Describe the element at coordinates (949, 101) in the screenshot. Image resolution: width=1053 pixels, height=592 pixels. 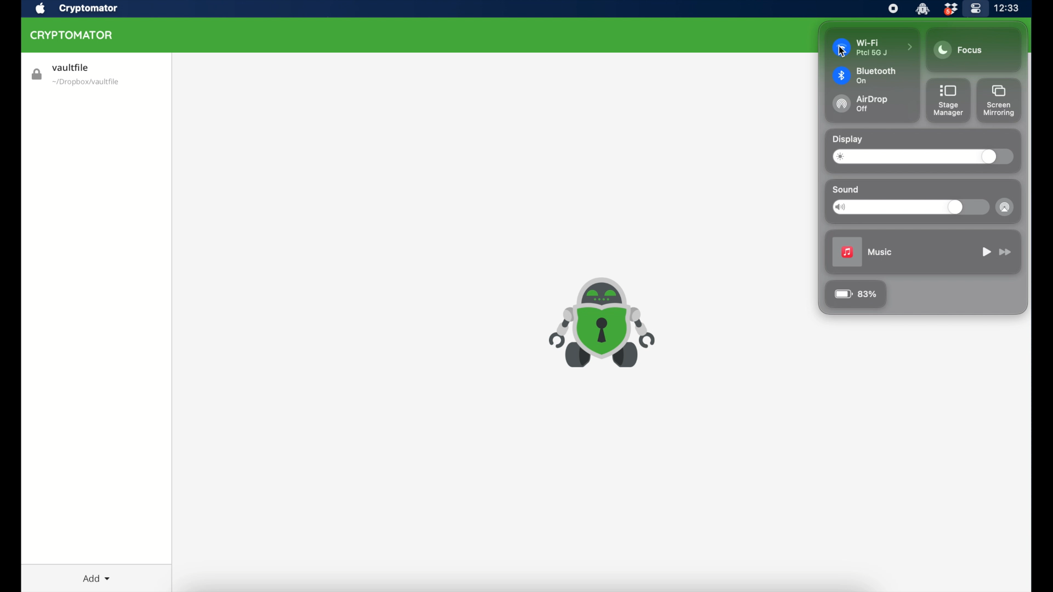
I see `stage manager` at that location.